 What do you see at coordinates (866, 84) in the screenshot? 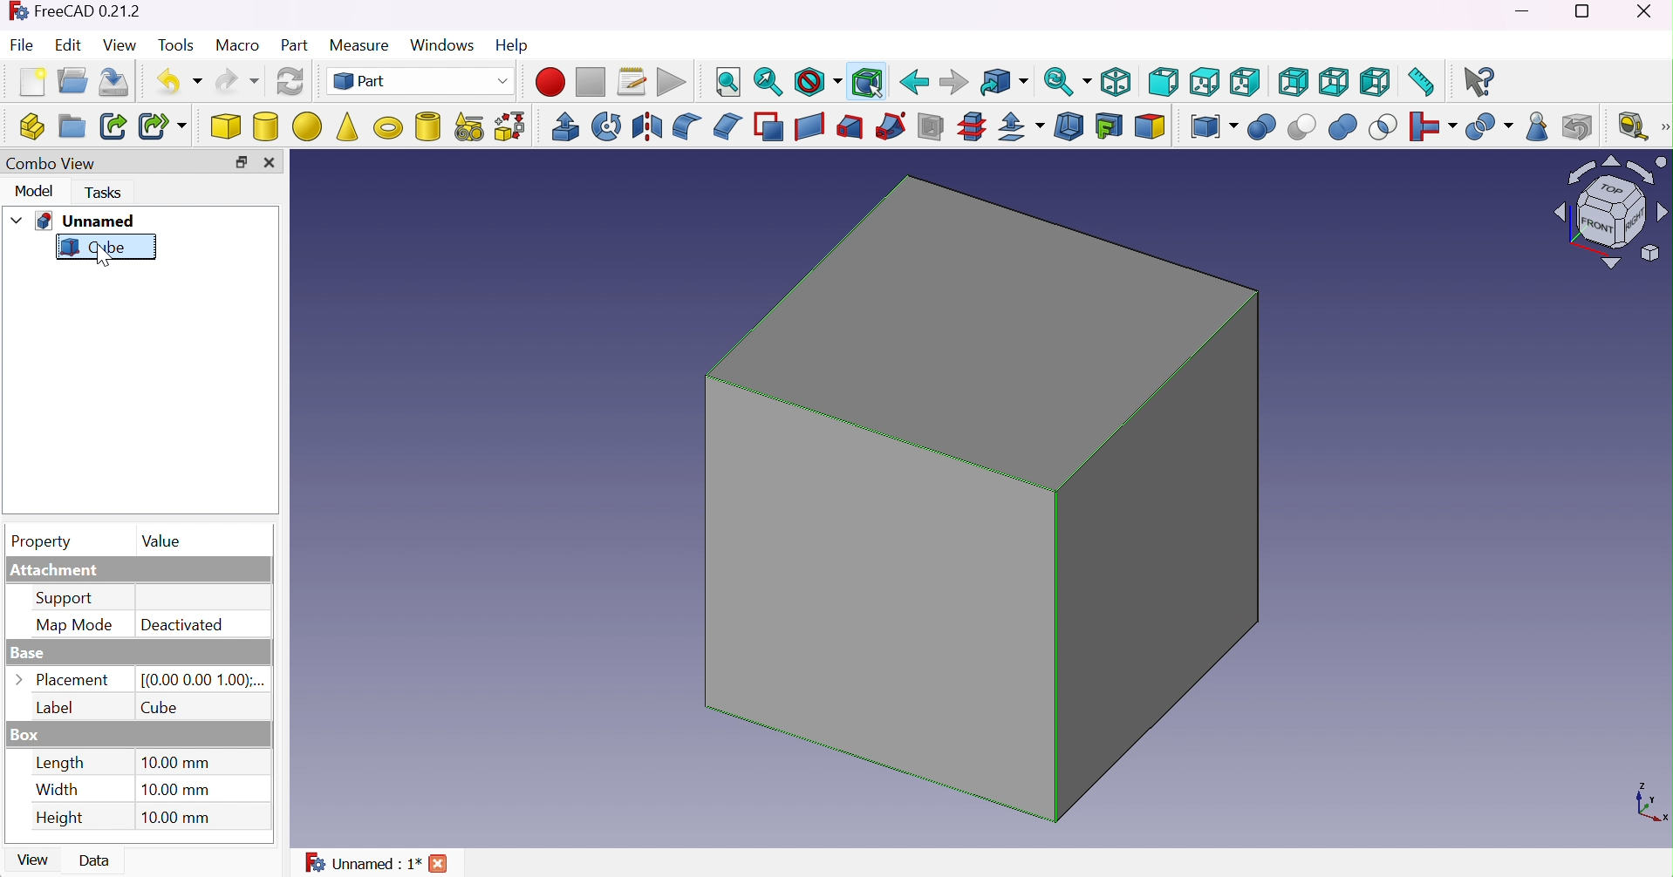
I see `Bounding box` at bounding box center [866, 84].